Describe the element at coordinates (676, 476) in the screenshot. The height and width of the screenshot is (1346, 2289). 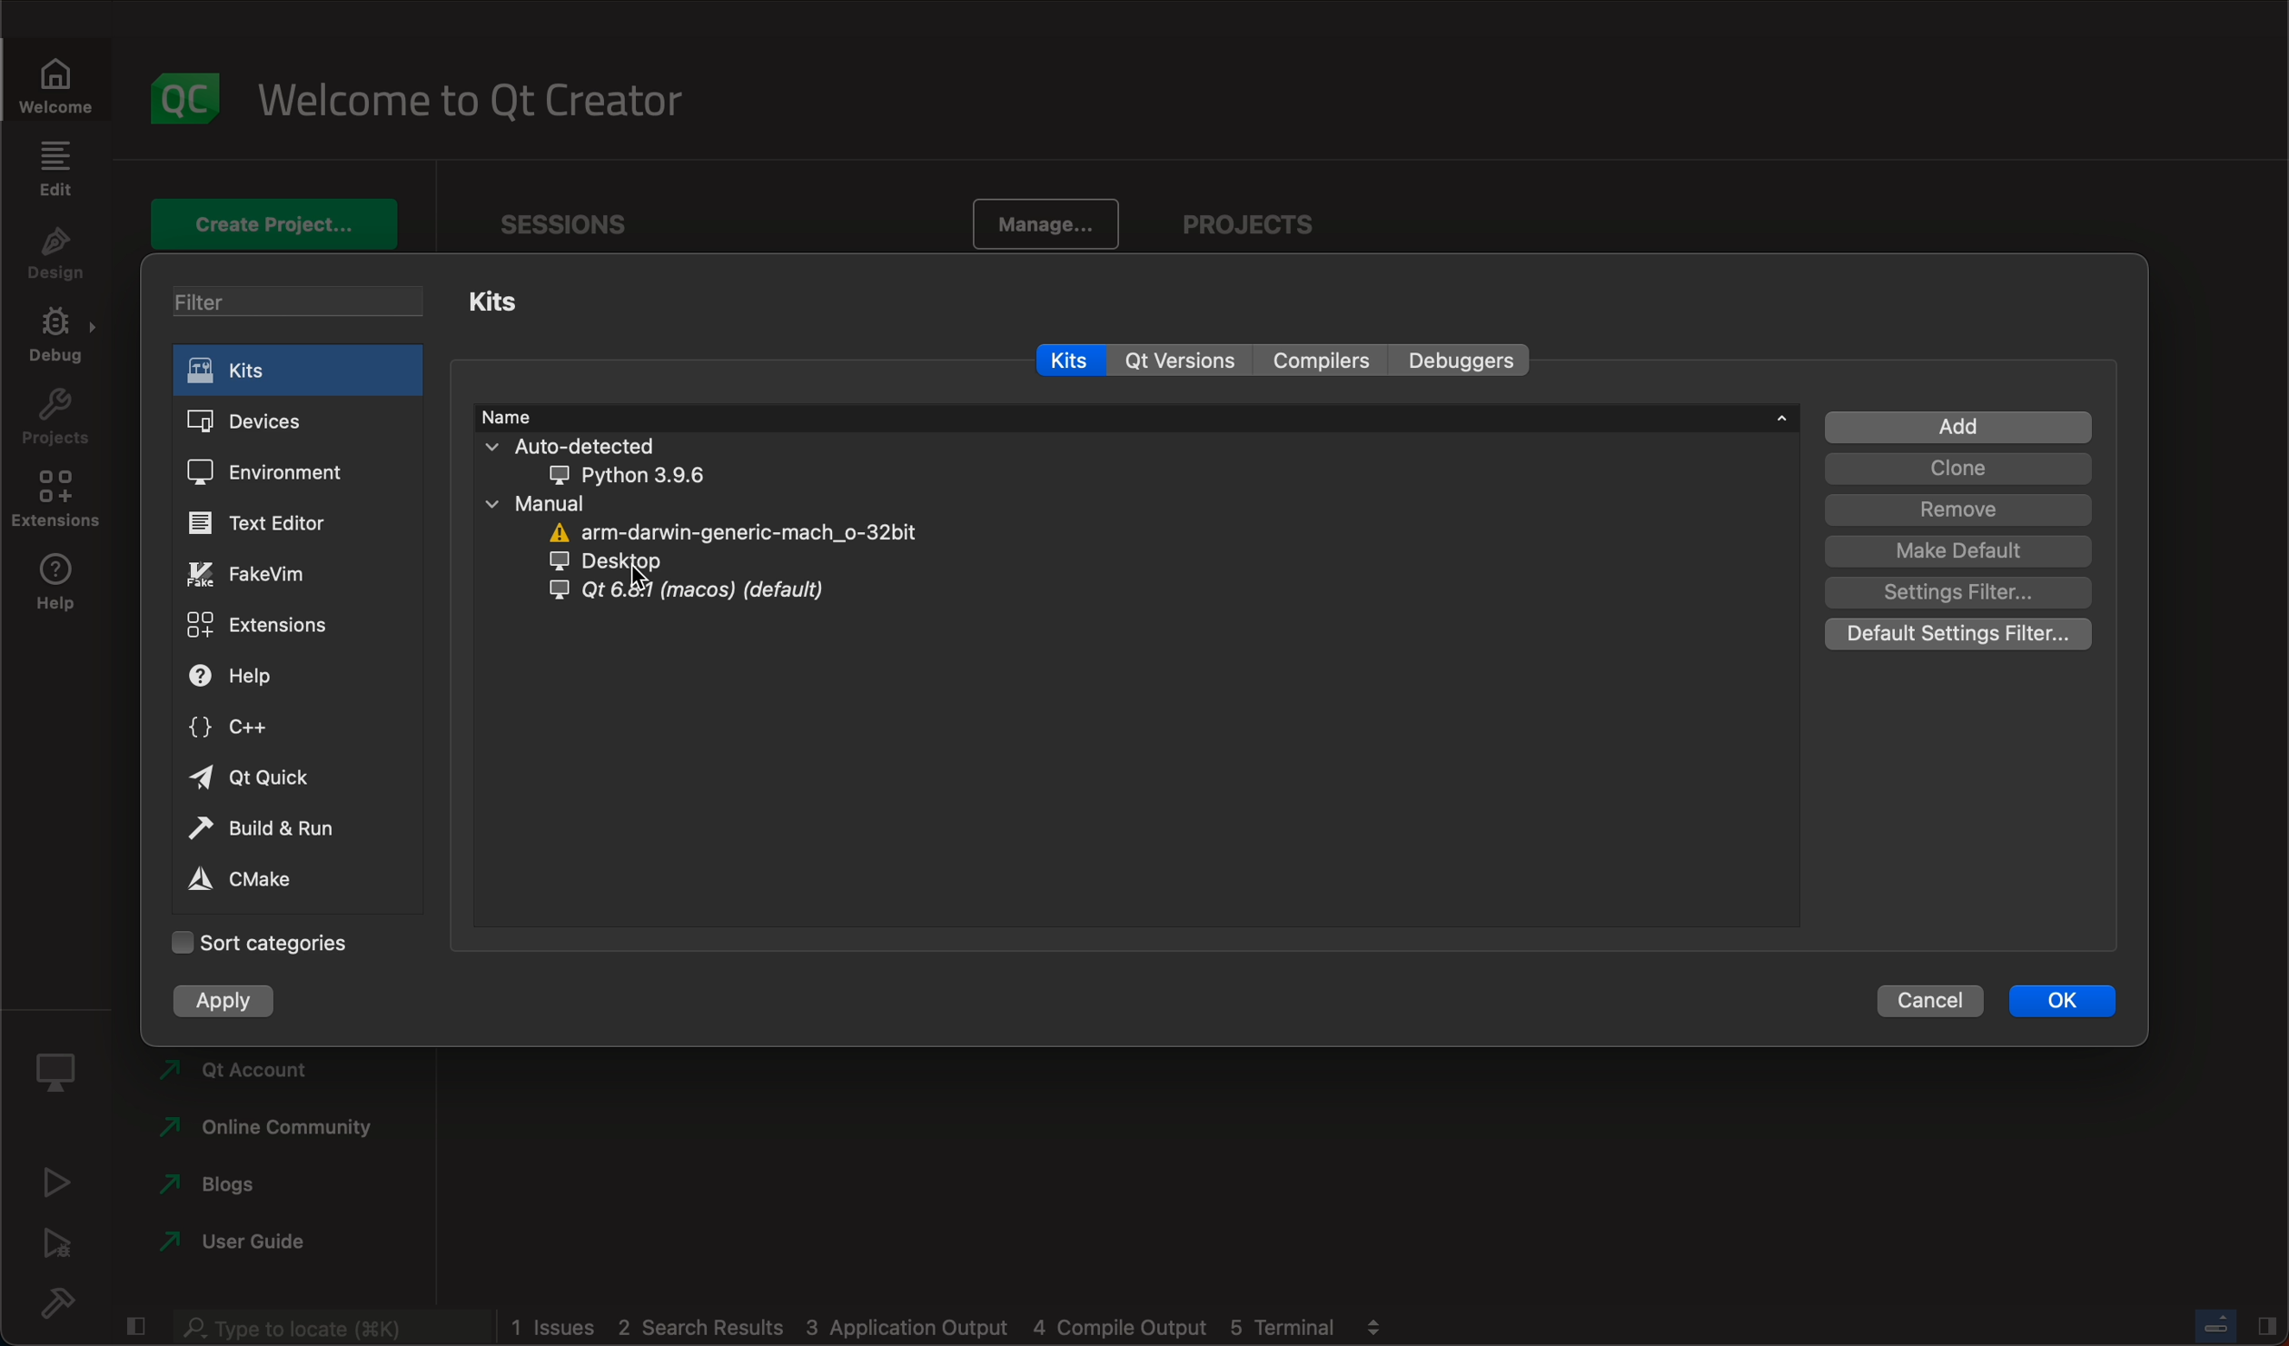
I see `python 3.9.6` at that location.